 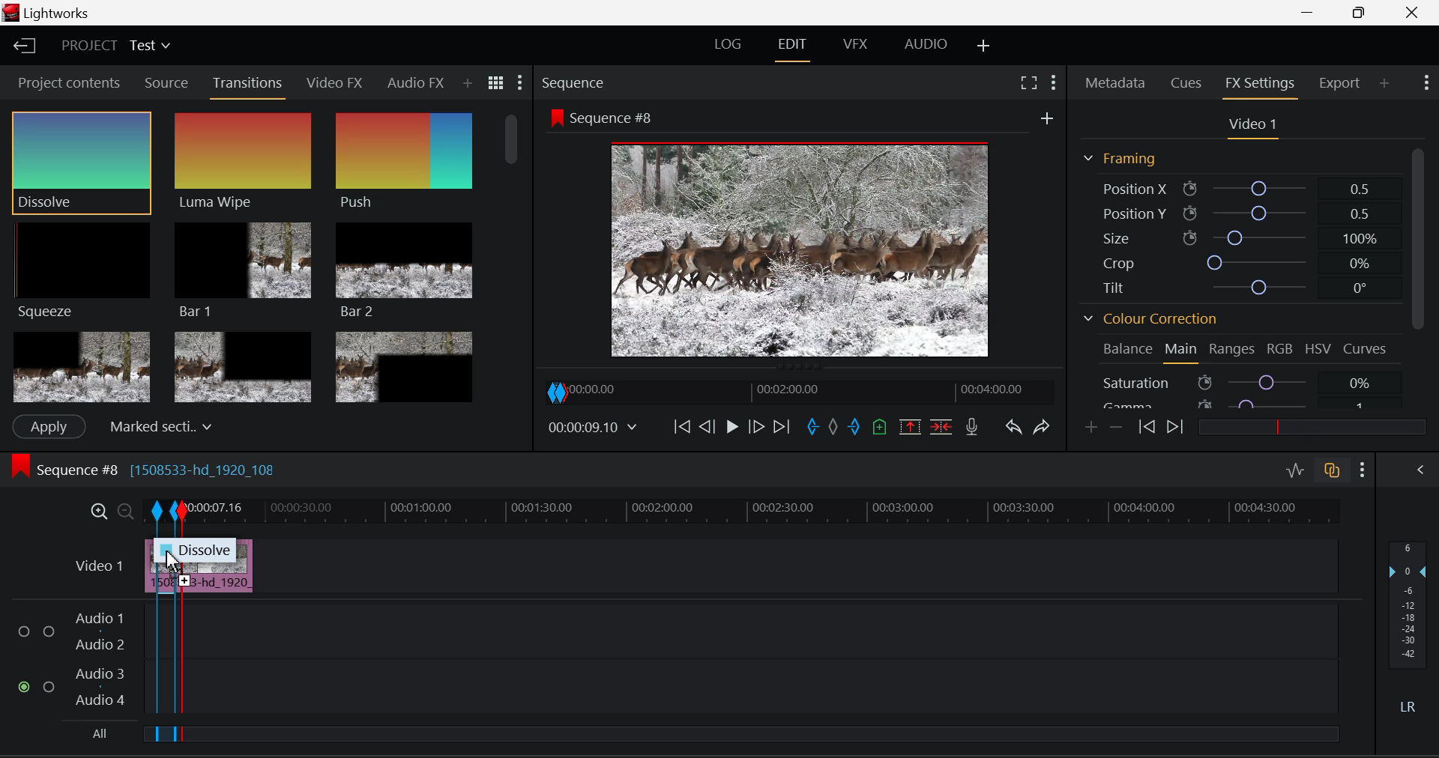 What do you see at coordinates (1297, 472) in the screenshot?
I see `Toggle Audio Level Editing` at bounding box center [1297, 472].